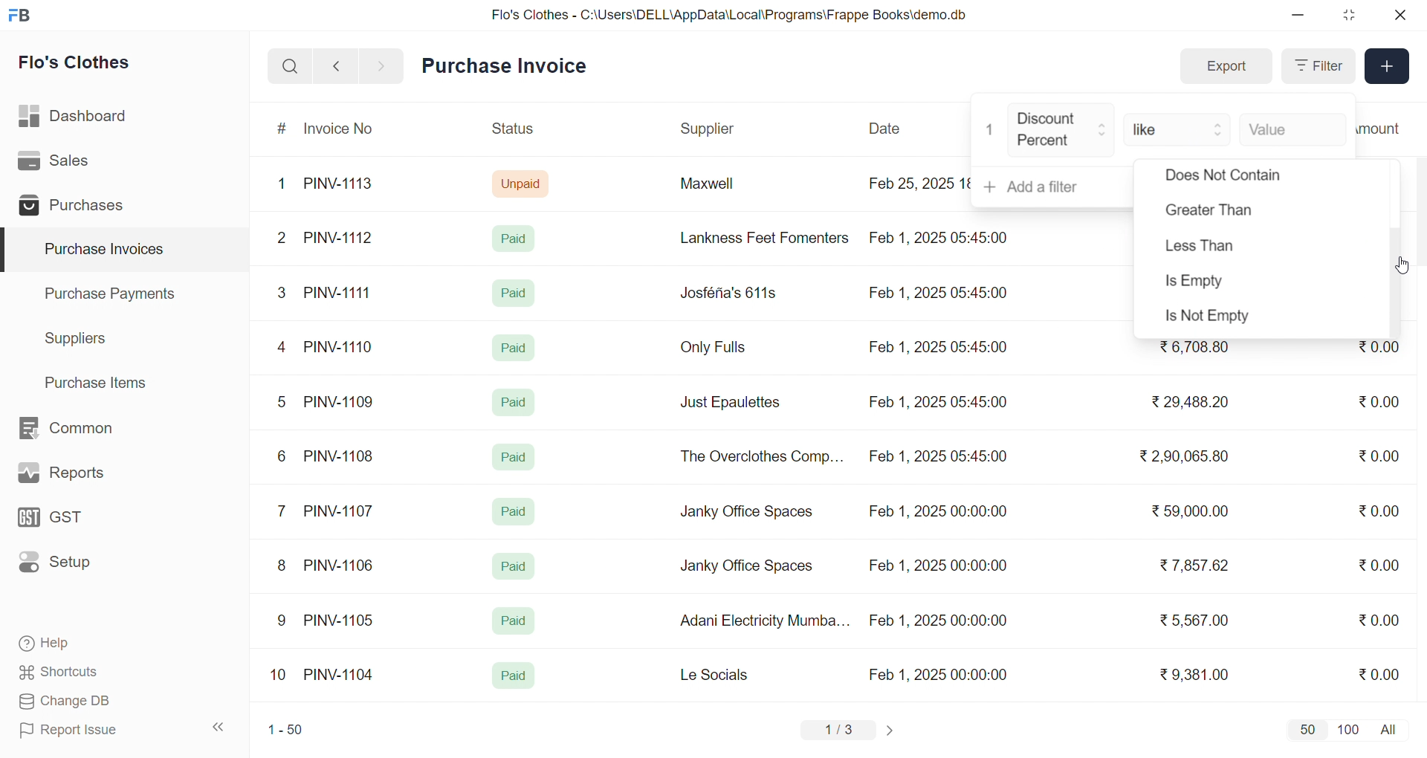 Image resolution: width=1427 pixels, height=758 pixels. I want to click on PINV-1113, so click(345, 185).